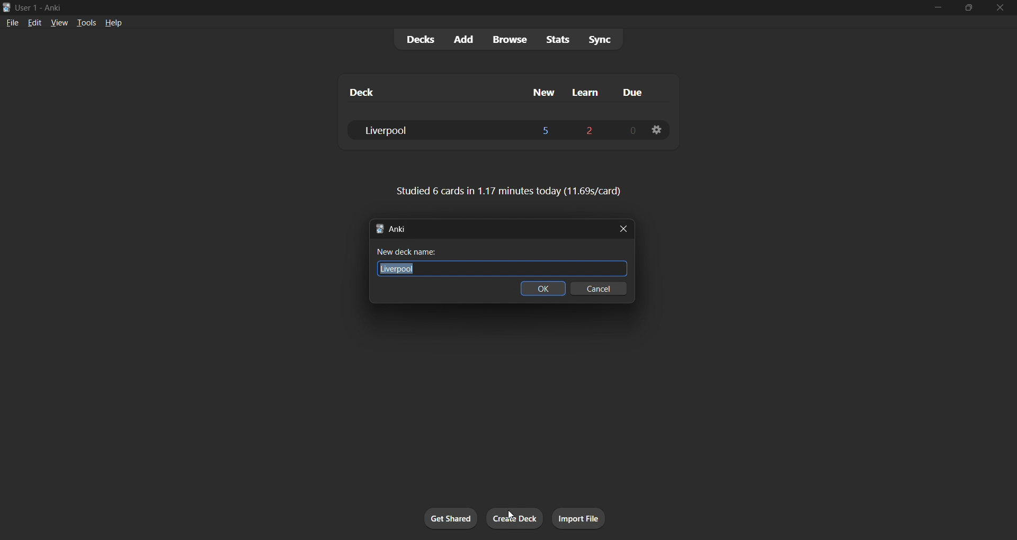 The height and width of the screenshot is (540, 1017). Describe the element at coordinates (625, 229) in the screenshot. I see `close` at that location.